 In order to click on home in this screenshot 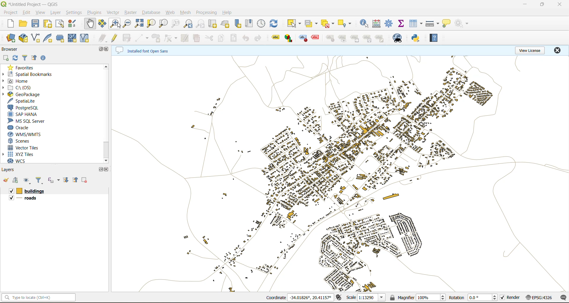, I will do `click(20, 81)`.